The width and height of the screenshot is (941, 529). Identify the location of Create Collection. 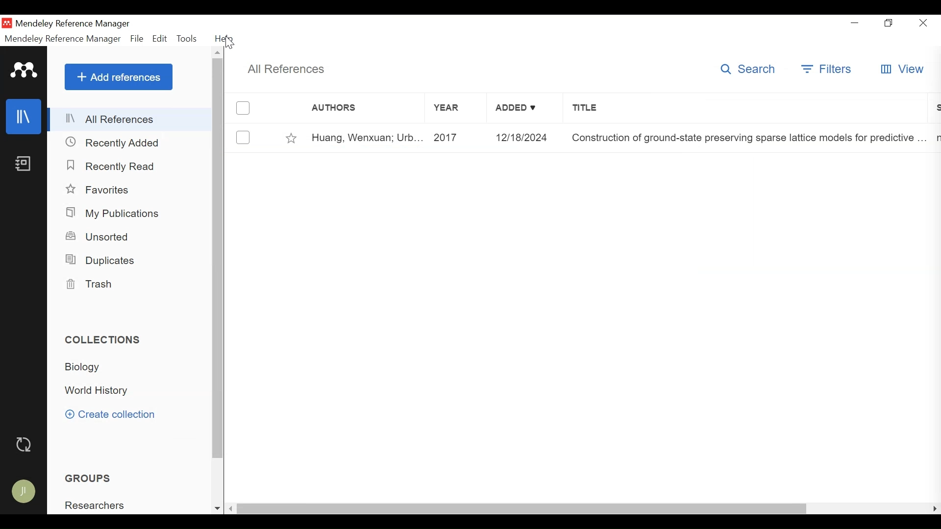
(113, 415).